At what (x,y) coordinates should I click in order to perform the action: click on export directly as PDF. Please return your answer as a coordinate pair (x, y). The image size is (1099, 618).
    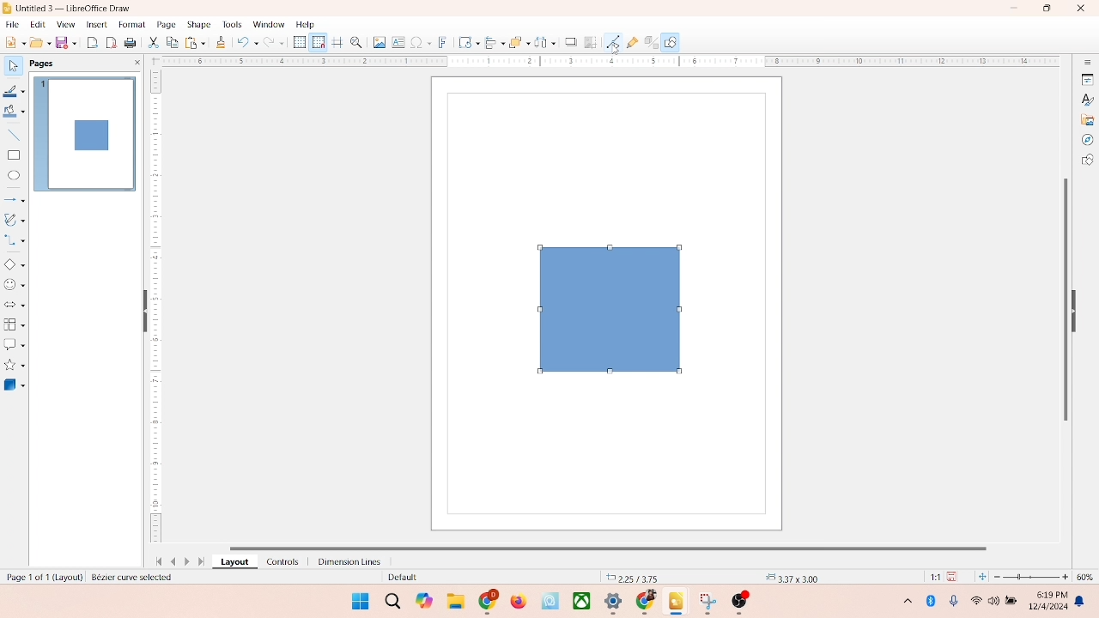
    Looking at the image, I should click on (112, 42).